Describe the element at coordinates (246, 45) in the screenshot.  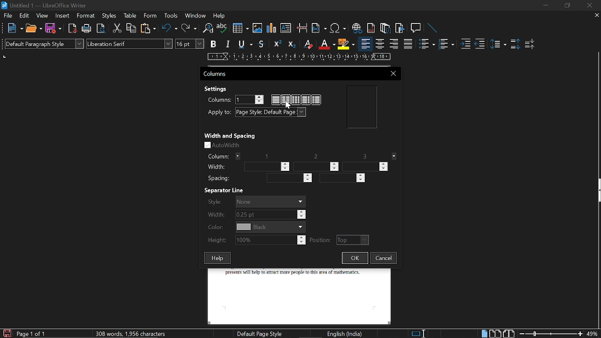
I see `Underline` at that location.